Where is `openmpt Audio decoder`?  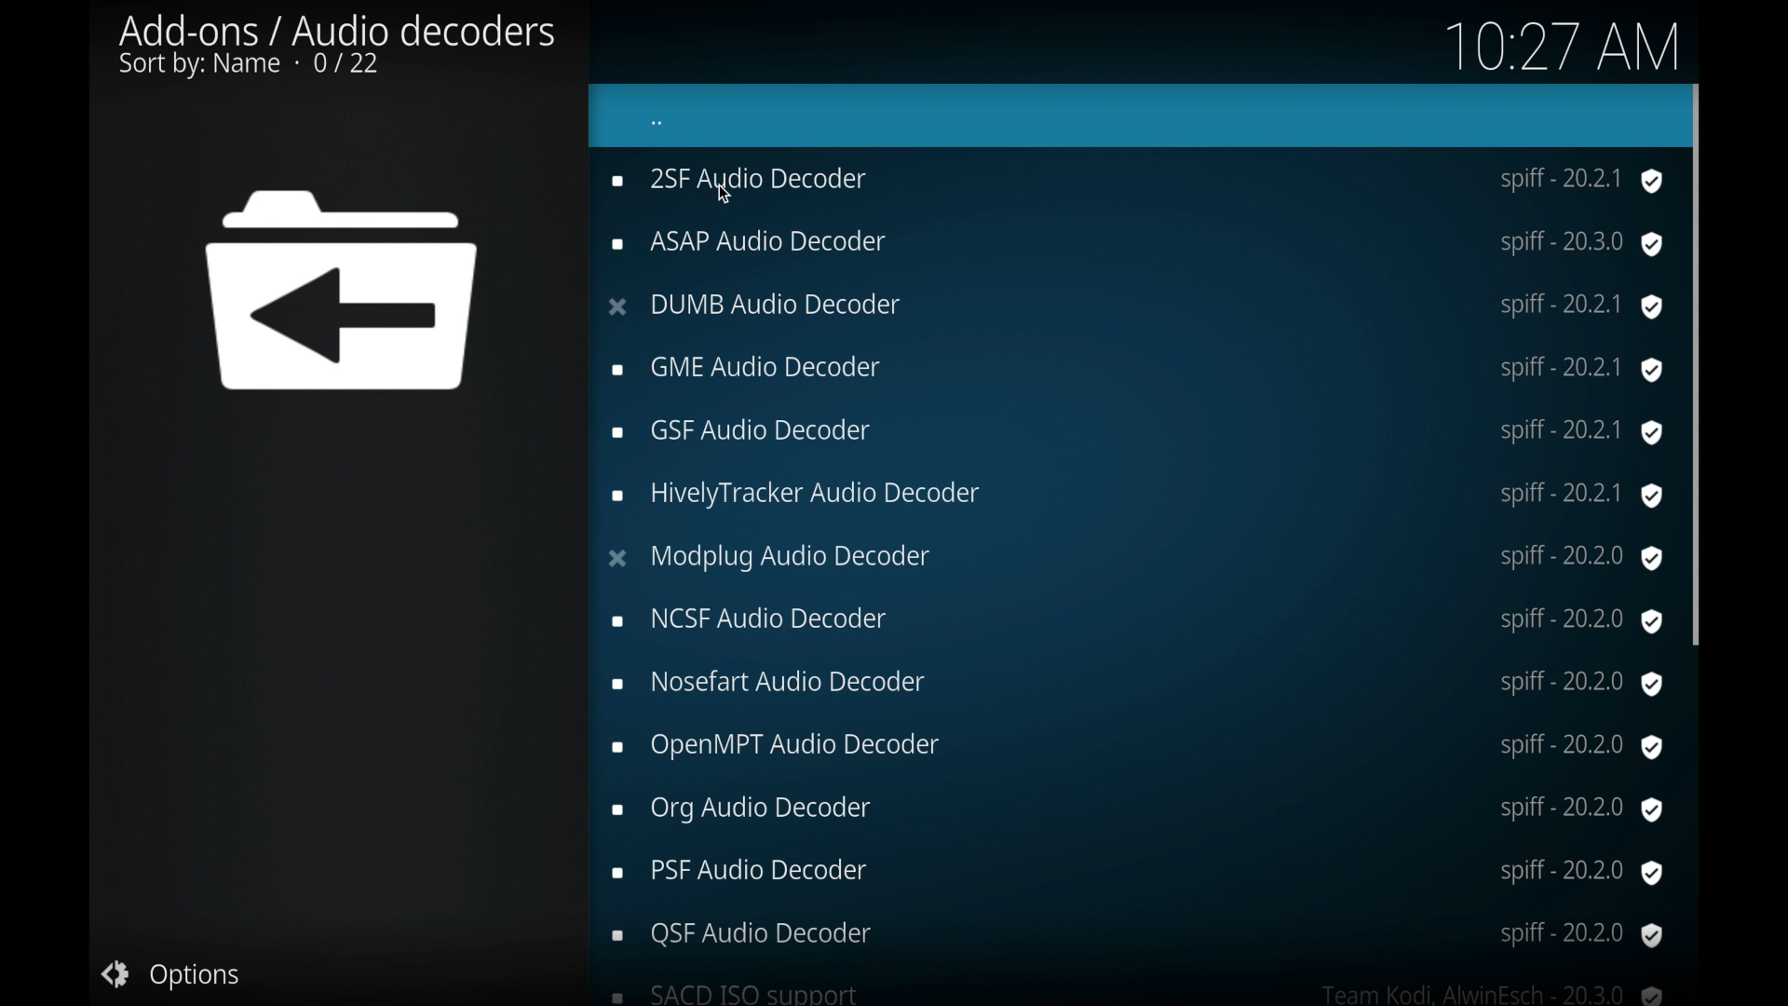 openmpt Audio decoder is located at coordinates (1136, 747).